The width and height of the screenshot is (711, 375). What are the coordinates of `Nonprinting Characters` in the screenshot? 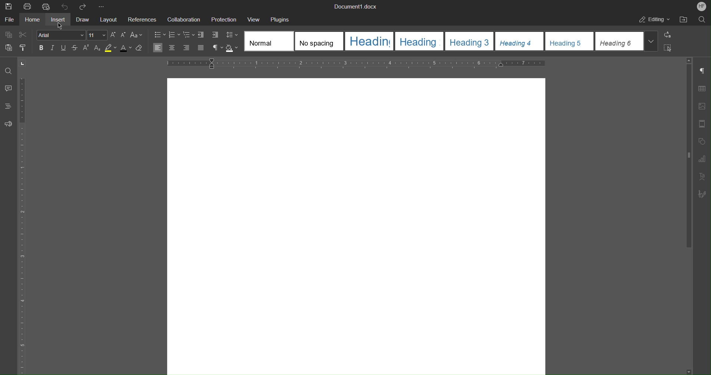 It's located at (217, 48).